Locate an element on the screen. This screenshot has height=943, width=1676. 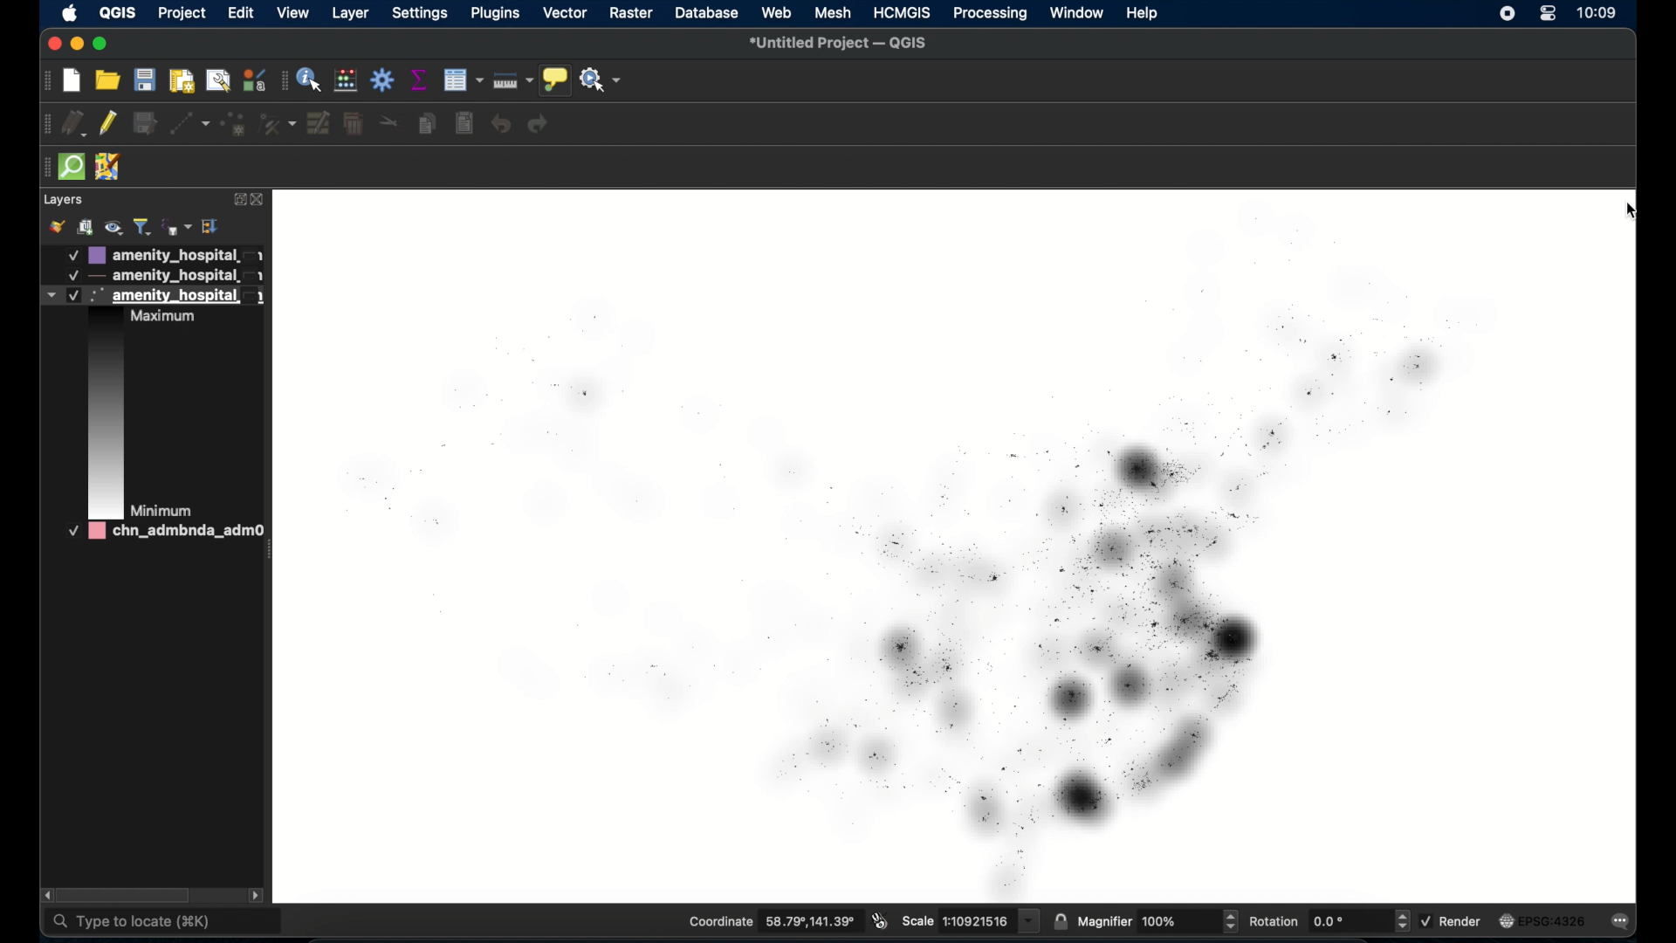
modify attributes is located at coordinates (319, 124).